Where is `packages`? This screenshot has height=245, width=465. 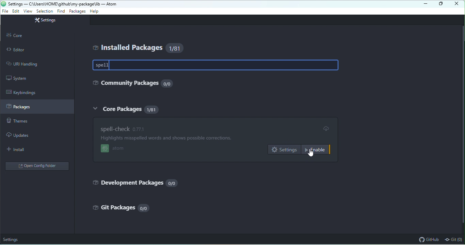 packages is located at coordinates (37, 107).